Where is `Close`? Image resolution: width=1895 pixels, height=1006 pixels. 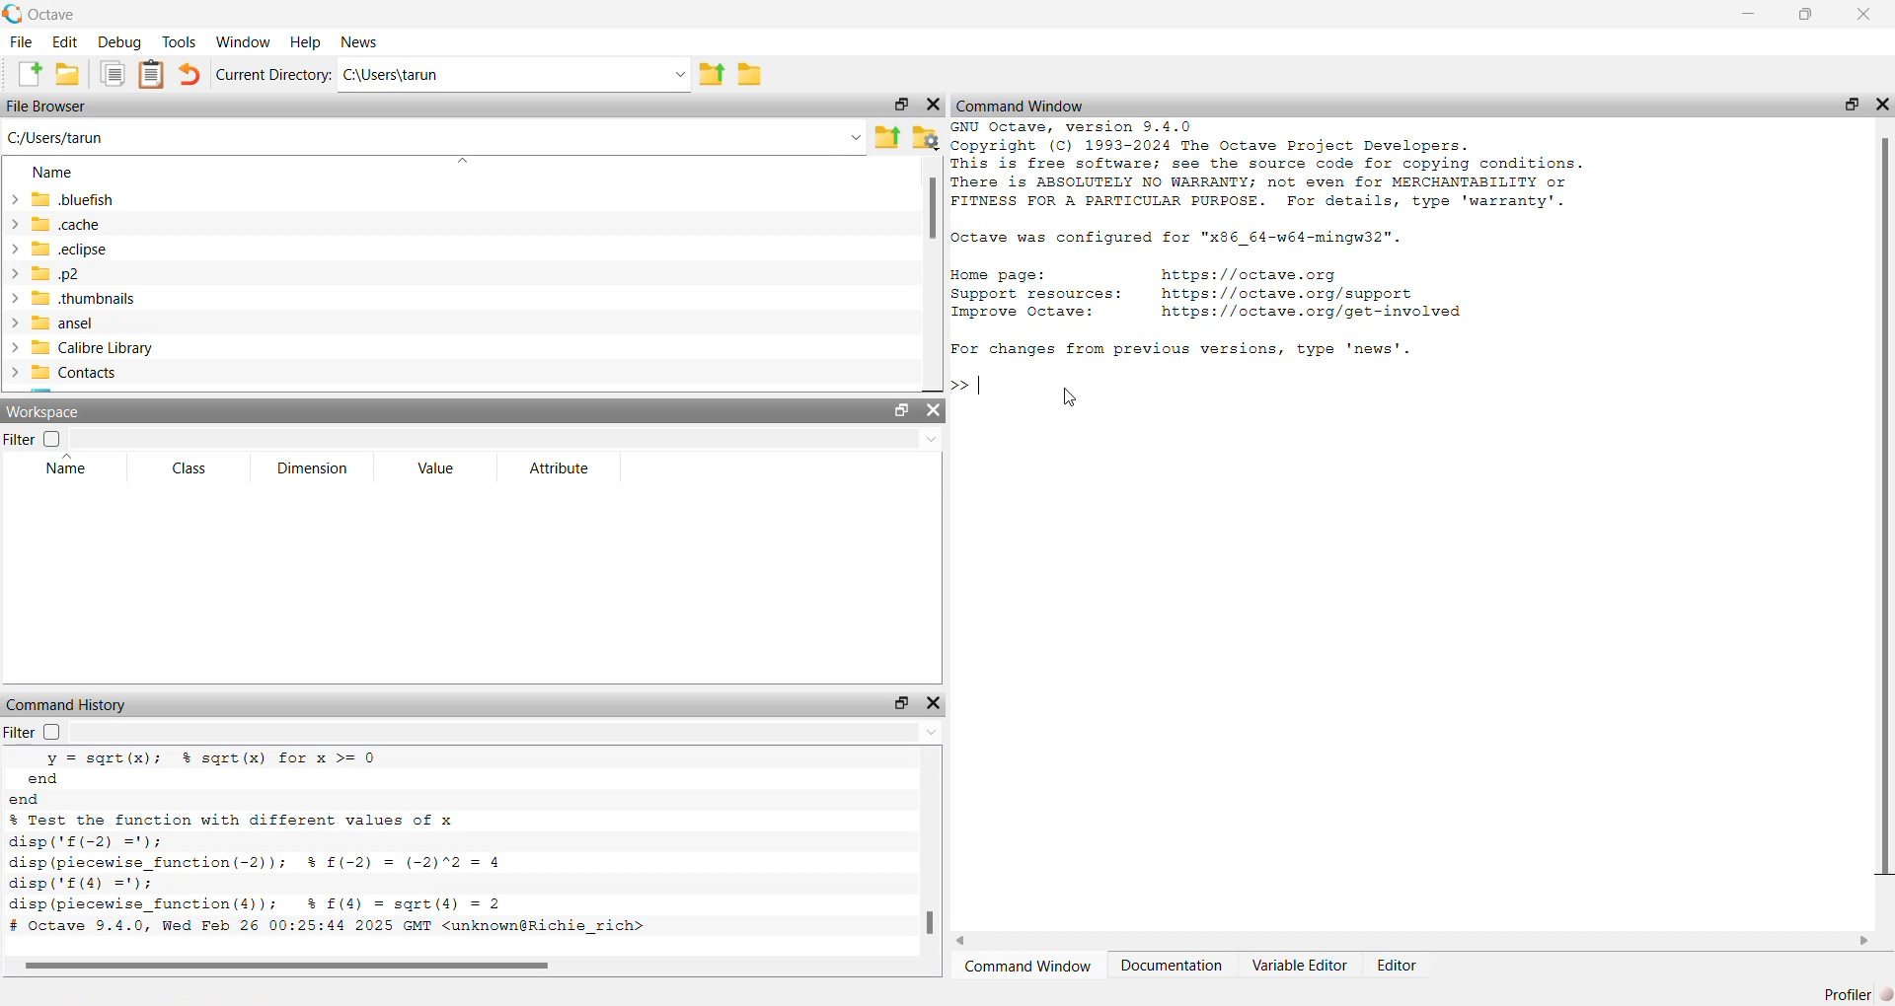
Close is located at coordinates (932, 702).